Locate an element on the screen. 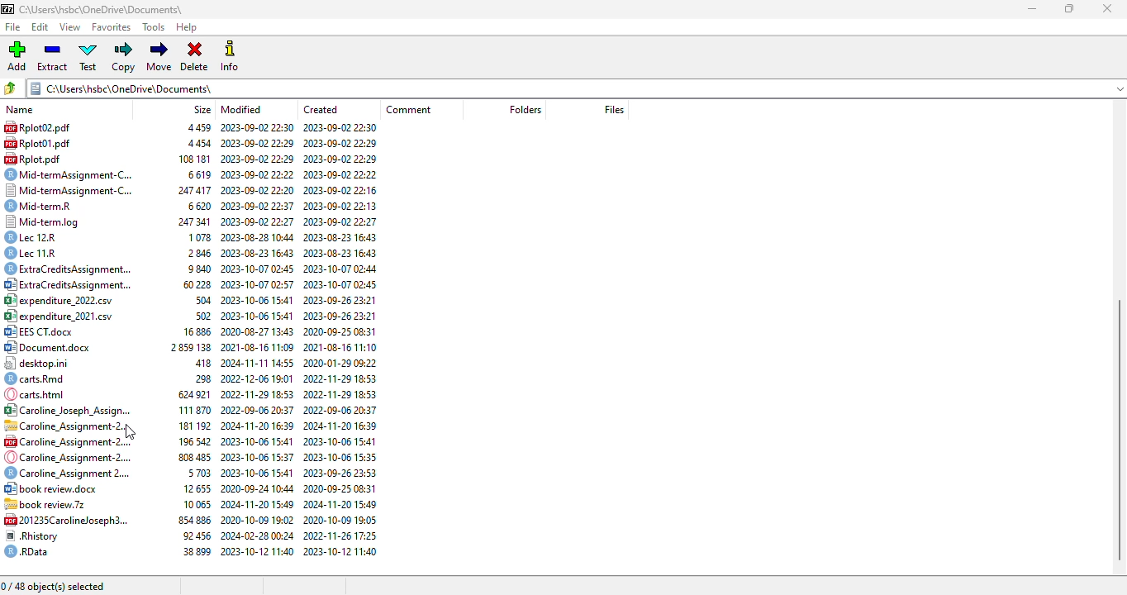 The image size is (1127, 595). 2023-09-02 22:29 is located at coordinates (257, 143).